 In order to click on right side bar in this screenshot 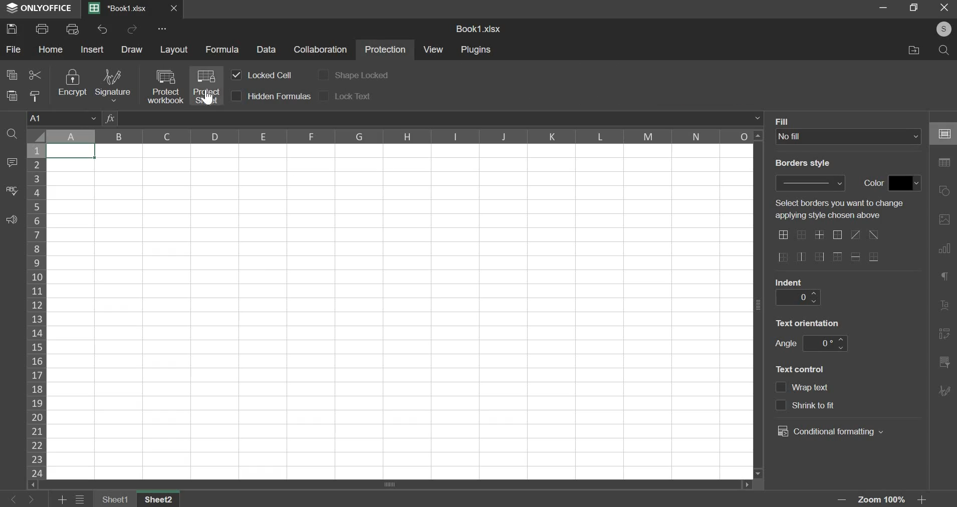, I will do `click(944, 361)`.